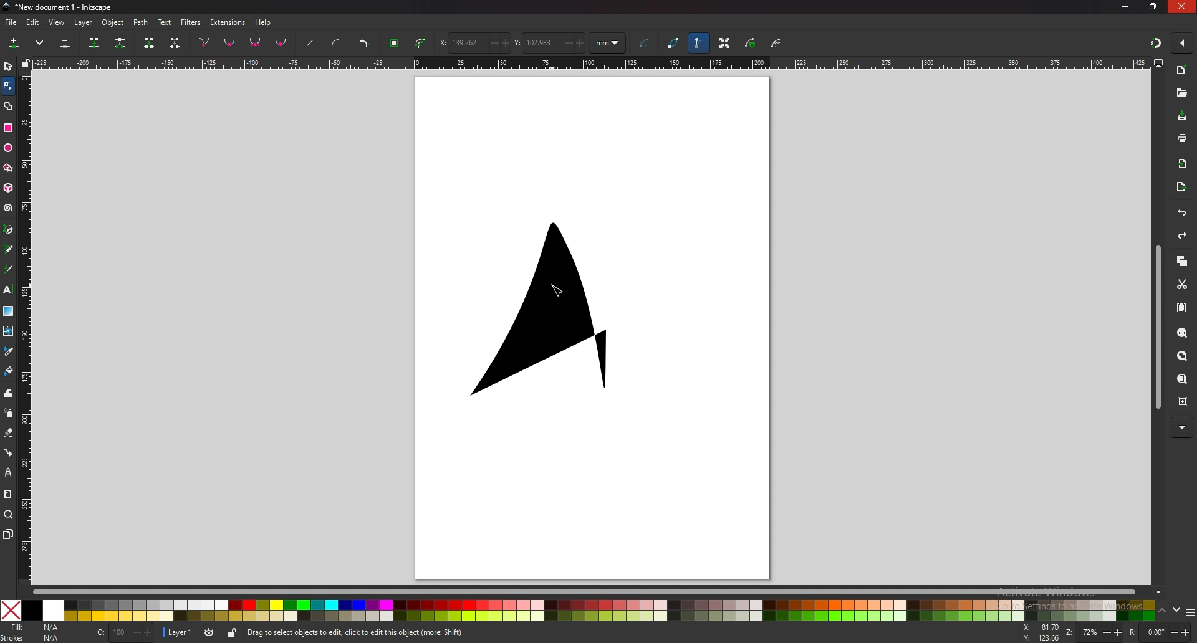 This screenshot has width=1197, height=643. Describe the element at coordinates (150, 42) in the screenshot. I see `join endnodes` at that location.